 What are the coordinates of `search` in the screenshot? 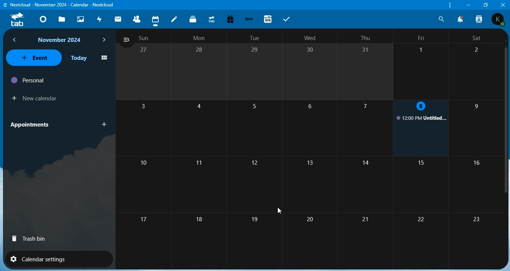 It's located at (441, 19).